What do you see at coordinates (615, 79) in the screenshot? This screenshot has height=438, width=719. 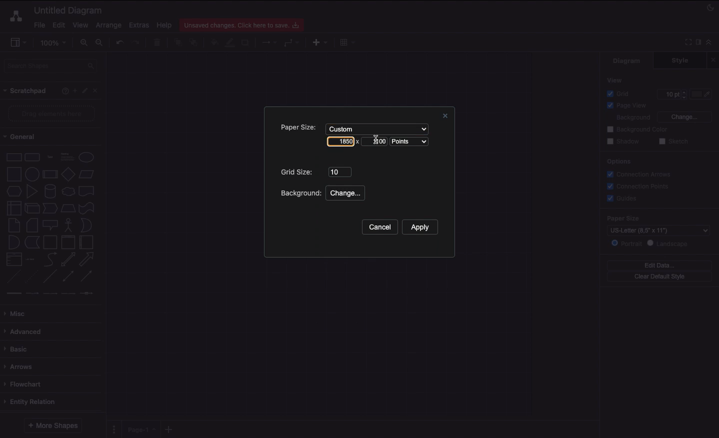 I see `View` at bounding box center [615, 79].